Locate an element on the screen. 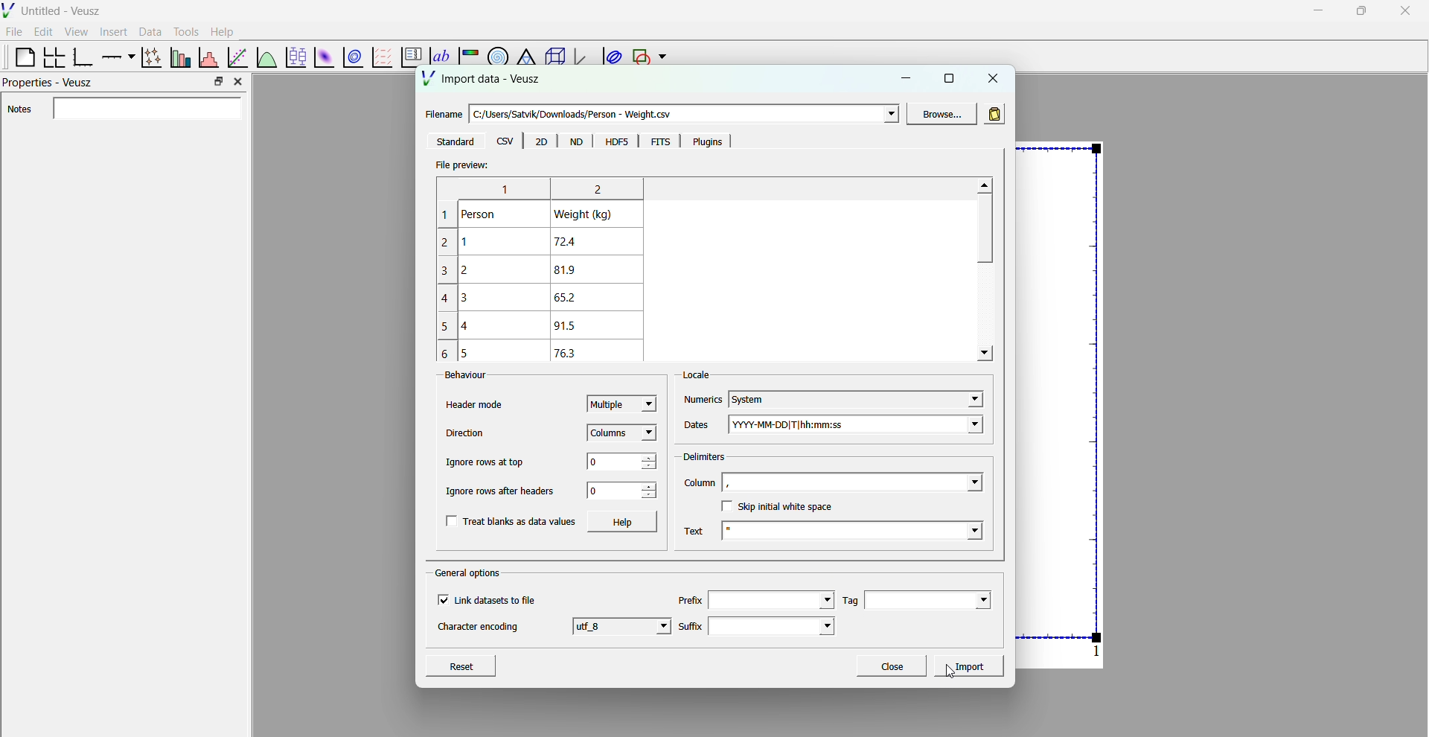 Image resolution: width=1429 pixels, height=737 pixels. Ignore rows at top is located at coordinates (485, 462).